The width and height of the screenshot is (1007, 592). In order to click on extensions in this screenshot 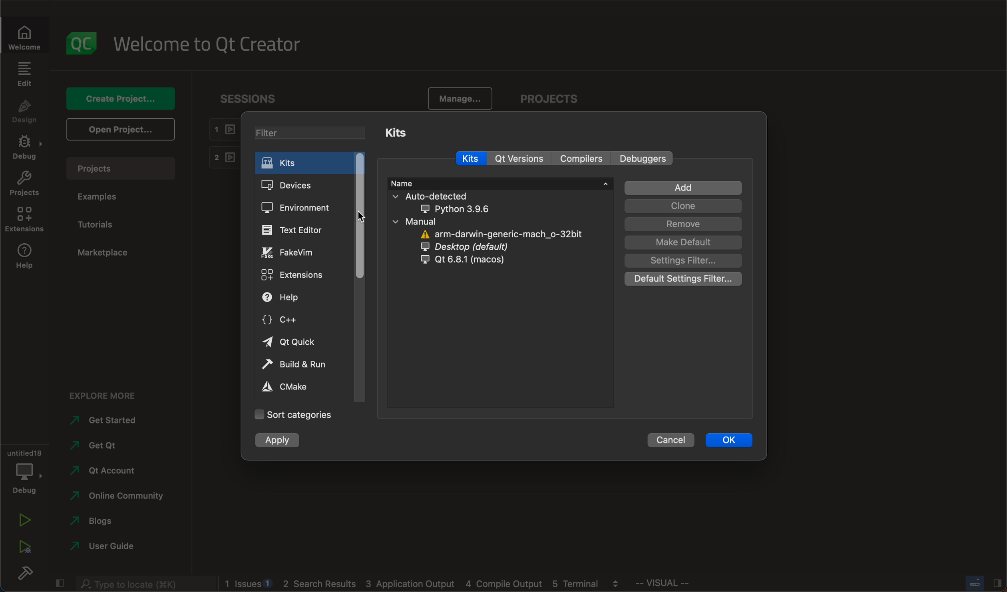, I will do `click(26, 220)`.